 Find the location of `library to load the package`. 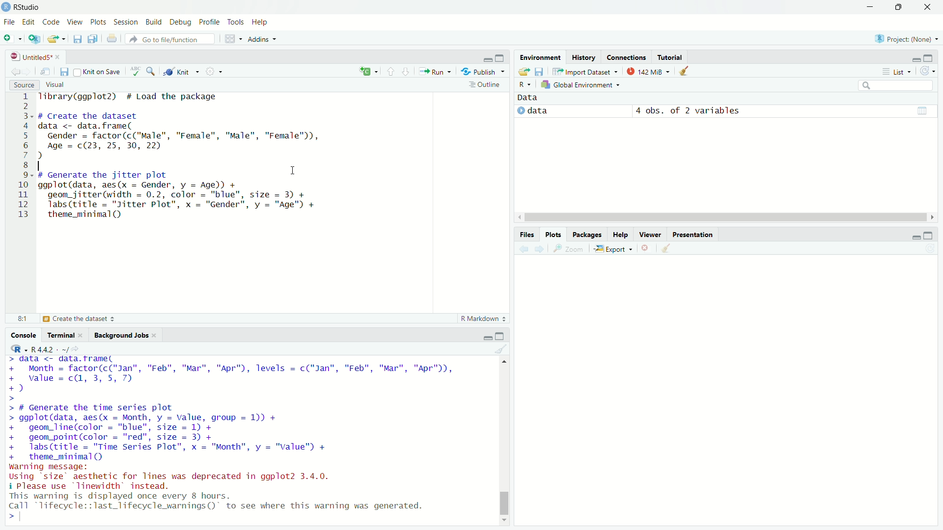

library to load the package is located at coordinates (134, 97).